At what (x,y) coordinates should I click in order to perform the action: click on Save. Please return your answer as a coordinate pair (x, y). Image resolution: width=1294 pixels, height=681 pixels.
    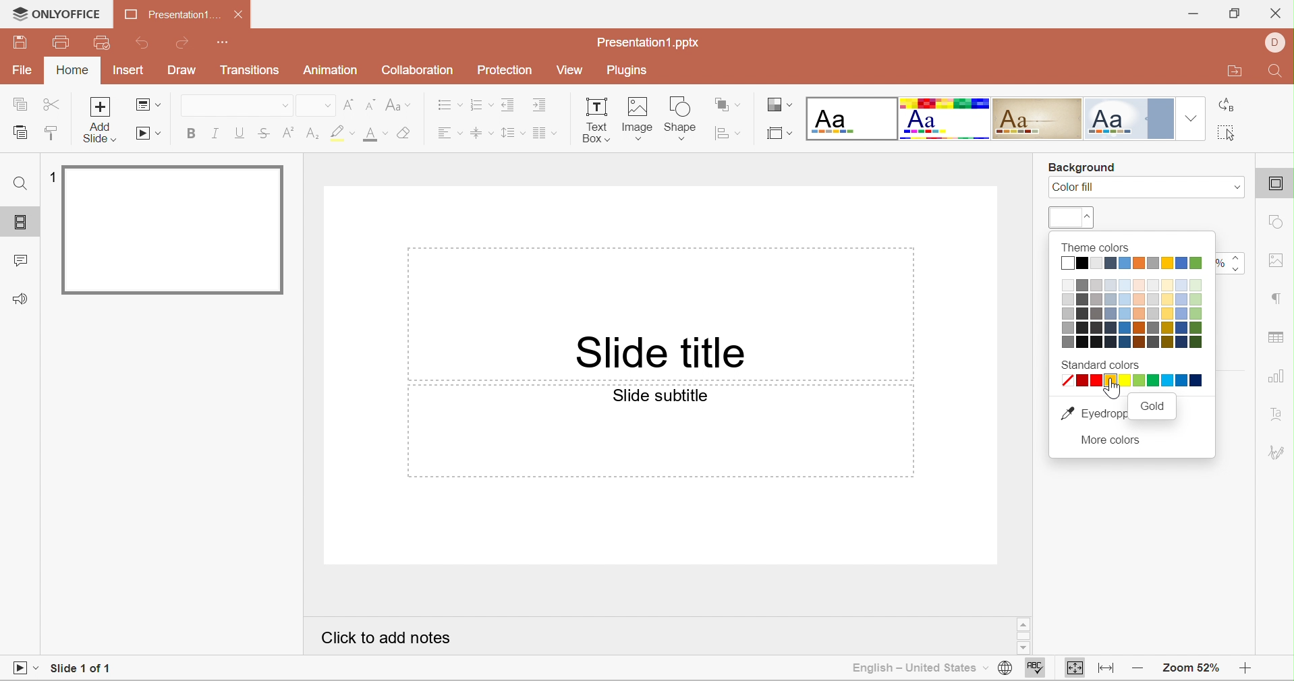
    Looking at the image, I should click on (21, 41).